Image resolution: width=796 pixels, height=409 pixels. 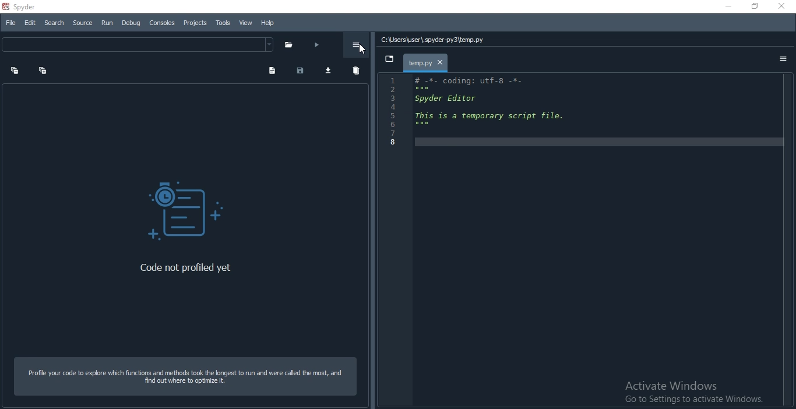 What do you see at coordinates (427, 62) in the screenshot?
I see `file tab` at bounding box center [427, 62].